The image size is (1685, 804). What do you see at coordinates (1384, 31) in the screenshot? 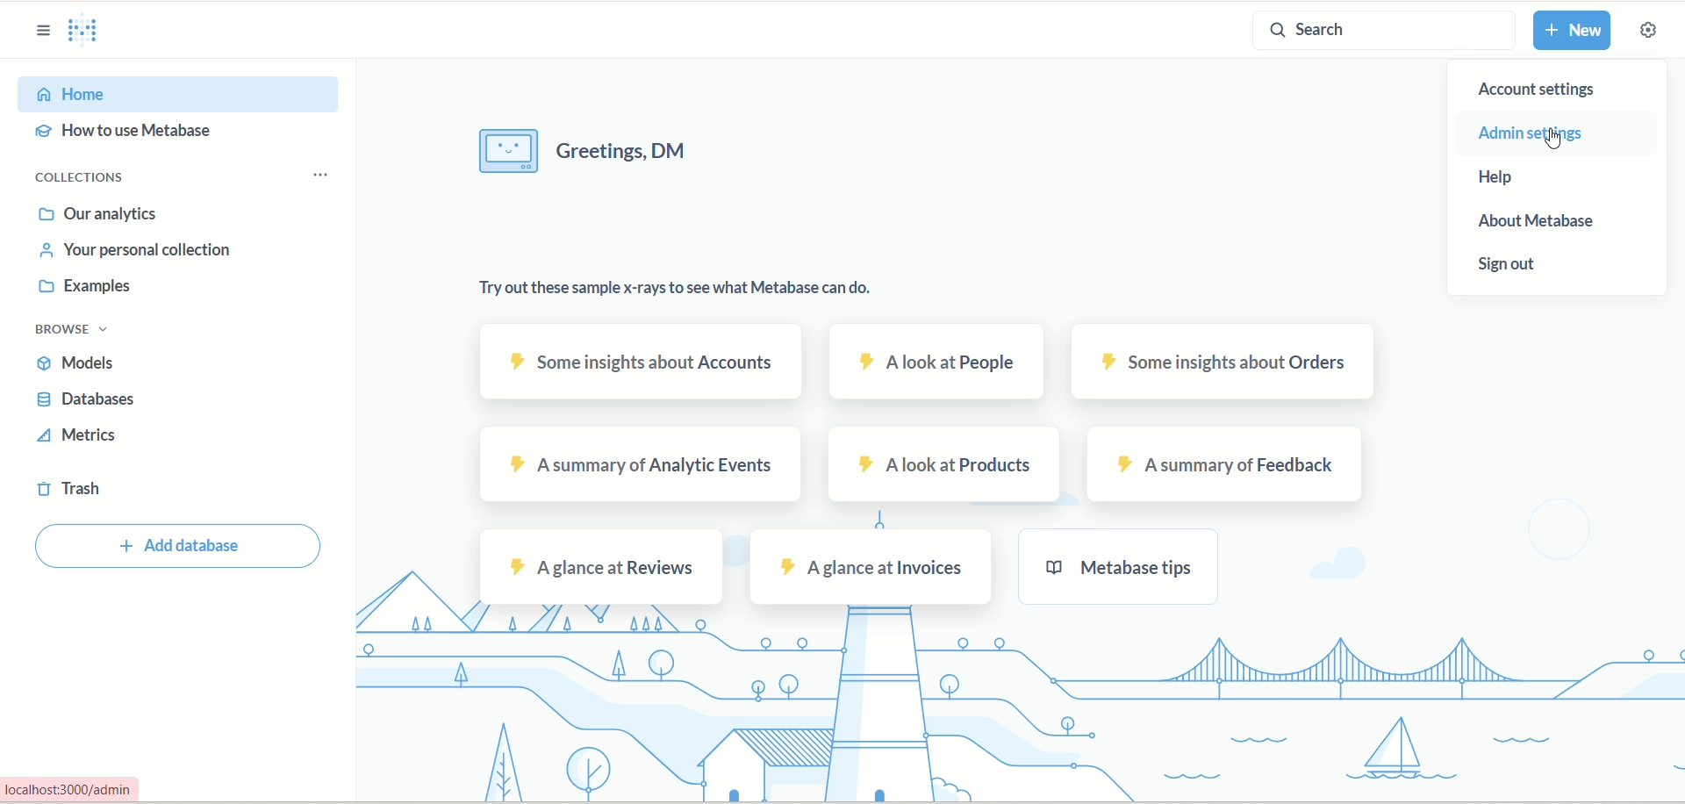
I see `search` at bounding box center [1384, 31].